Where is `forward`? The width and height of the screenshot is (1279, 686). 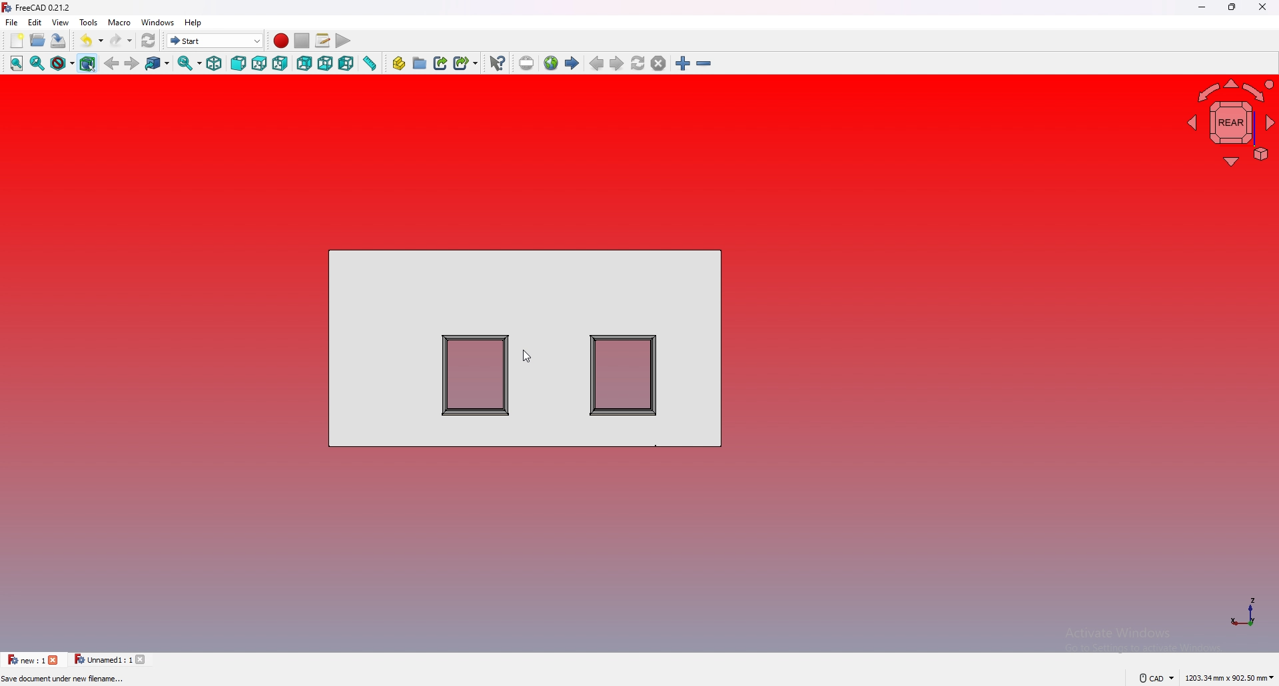
forward is located at coordinates (133, 63).